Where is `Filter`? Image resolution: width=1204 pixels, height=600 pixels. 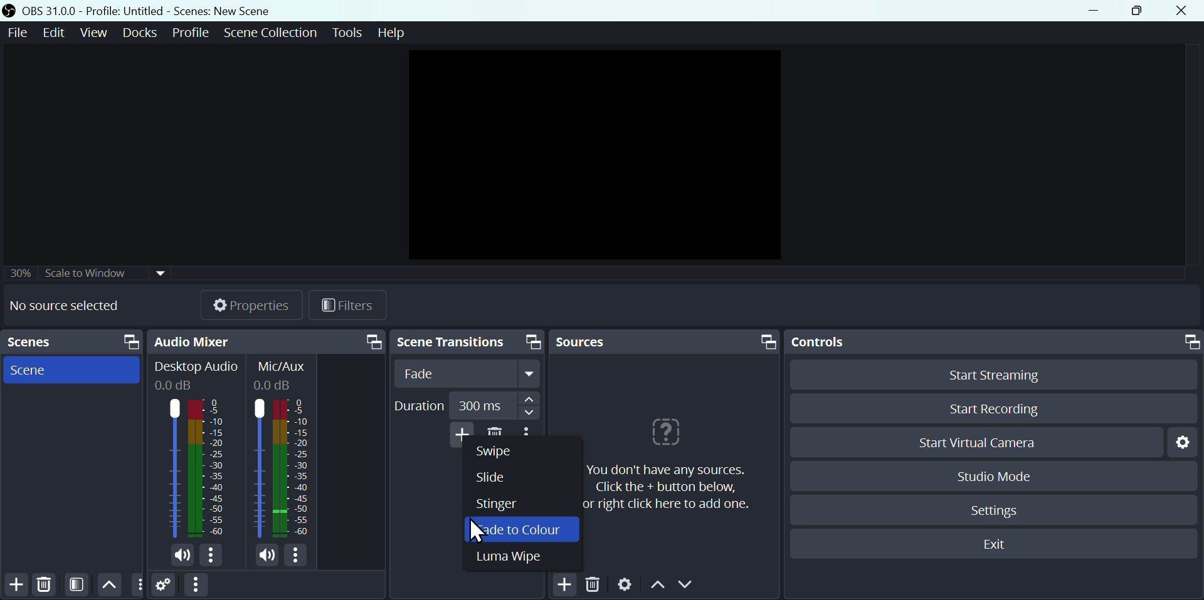
Filter is located at coordinates (79, 584).